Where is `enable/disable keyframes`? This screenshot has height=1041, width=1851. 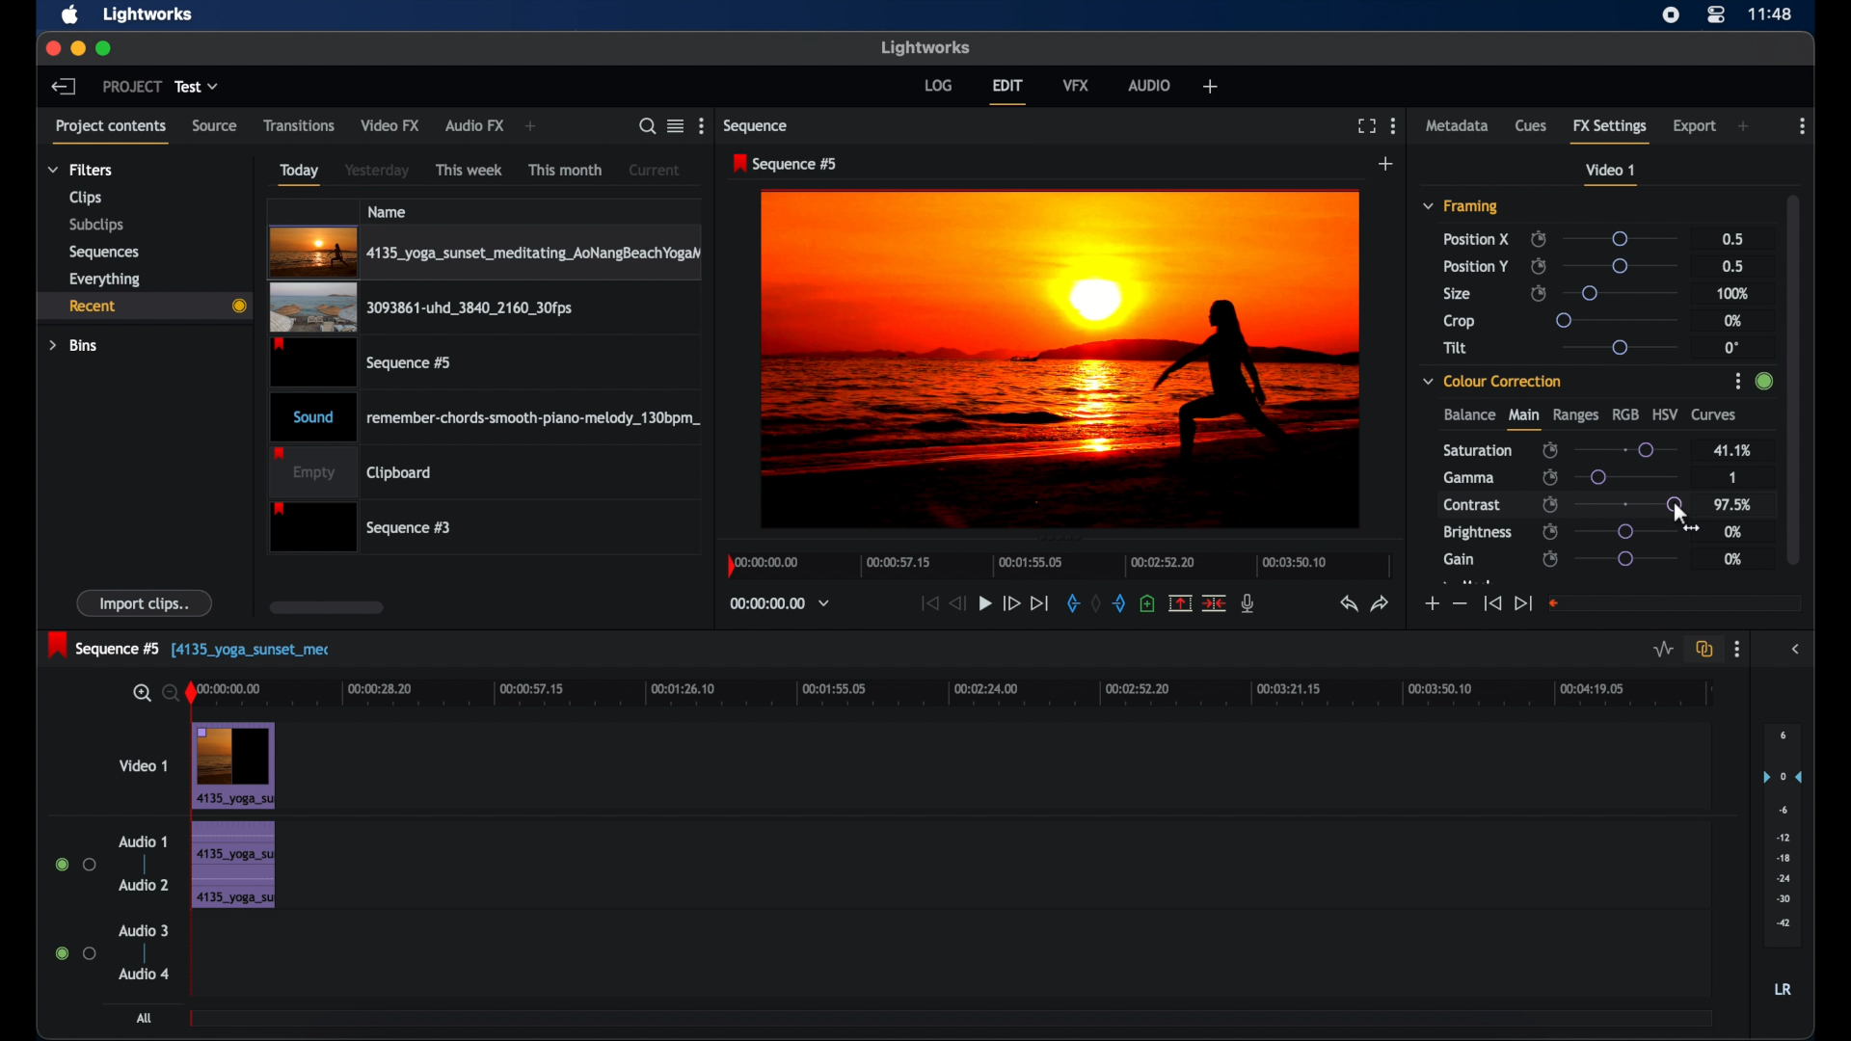 enable/disable keyframes is located at coordinates (1538, 266).